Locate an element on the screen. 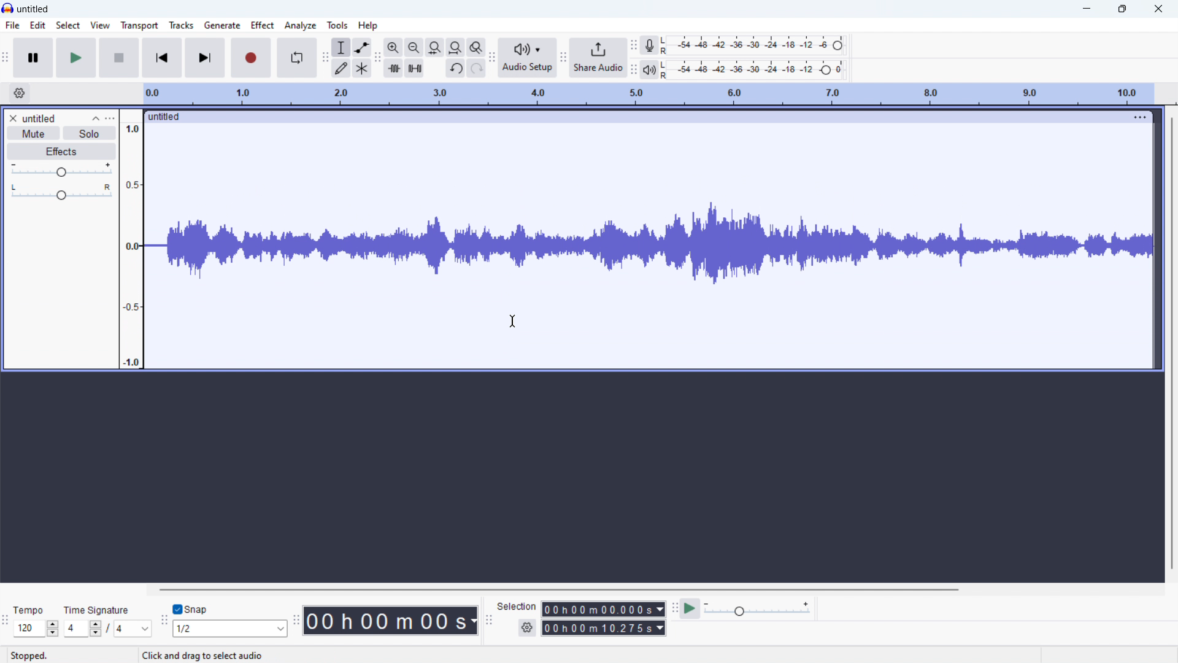 The height and width of the screenshot is (663, 1178). share audio toolbar is located at coordinates (492, 60).